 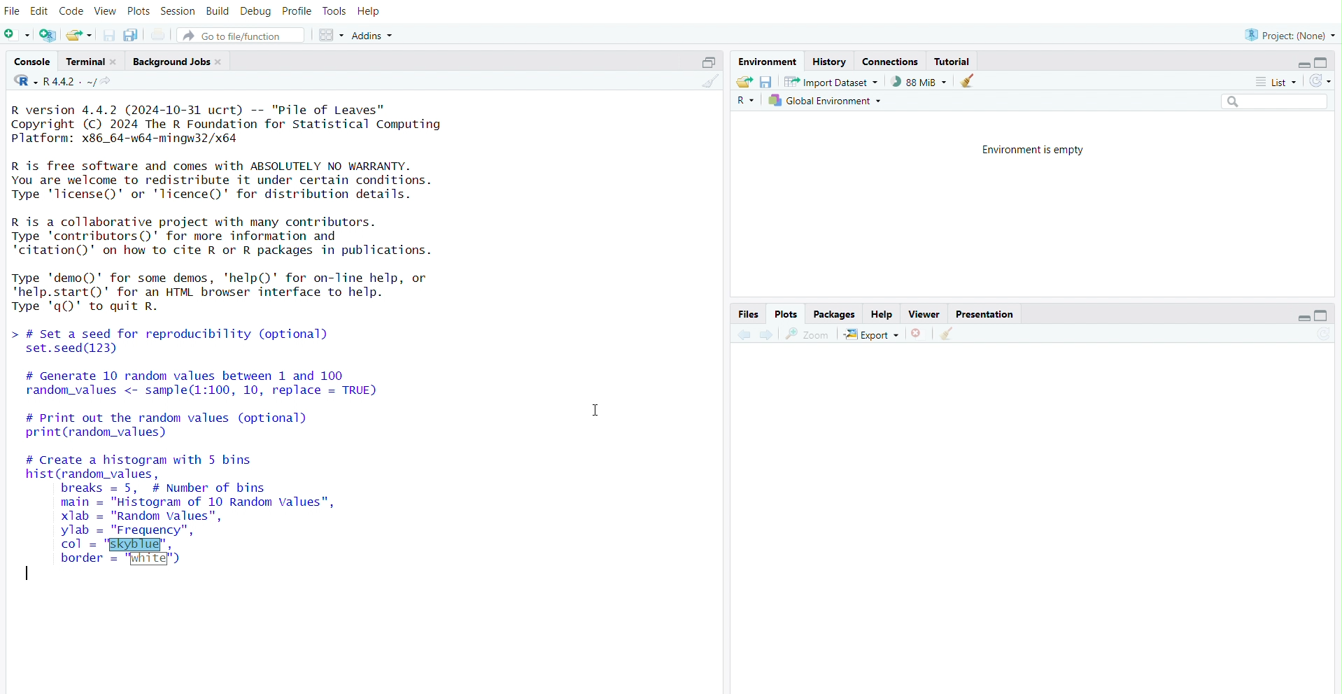 I want to click on Details of R and its license, so click(x=256, y=180).